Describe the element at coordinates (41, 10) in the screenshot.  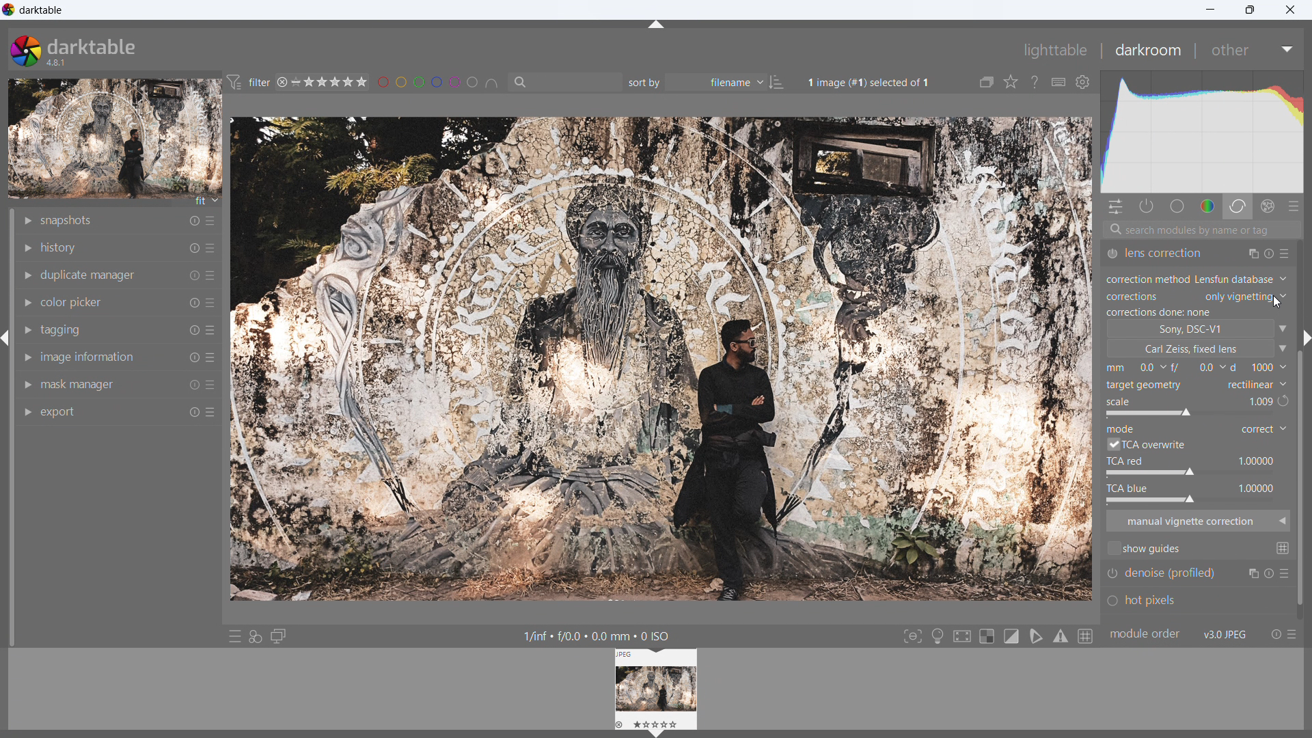
I see `title` at that location.